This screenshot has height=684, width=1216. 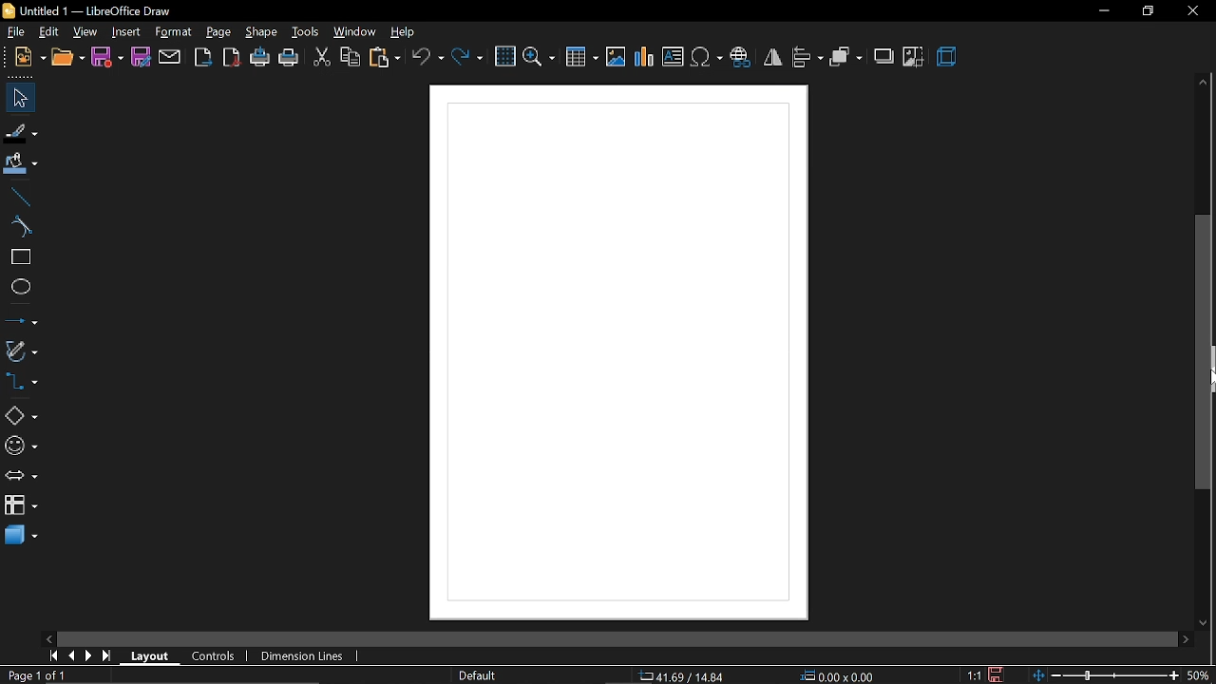 What do you see at coordinates (86, 657) in the screenshot?
I see `next page` at bounding box center [86, 657].